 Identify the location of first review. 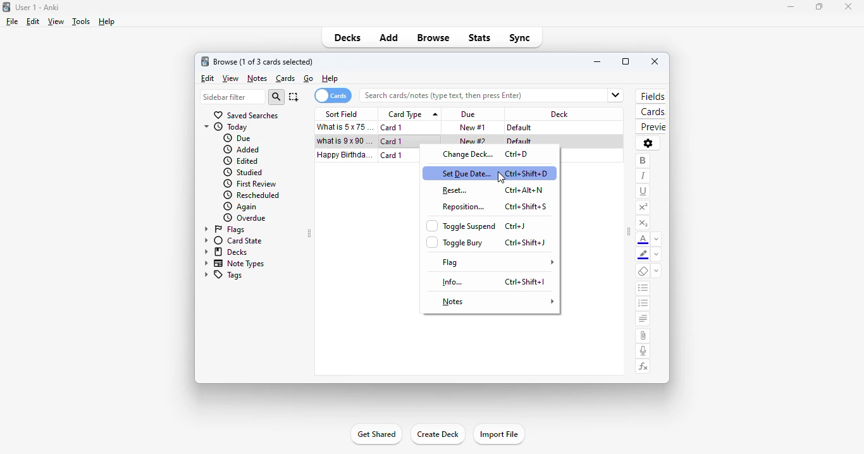
(249, 185).